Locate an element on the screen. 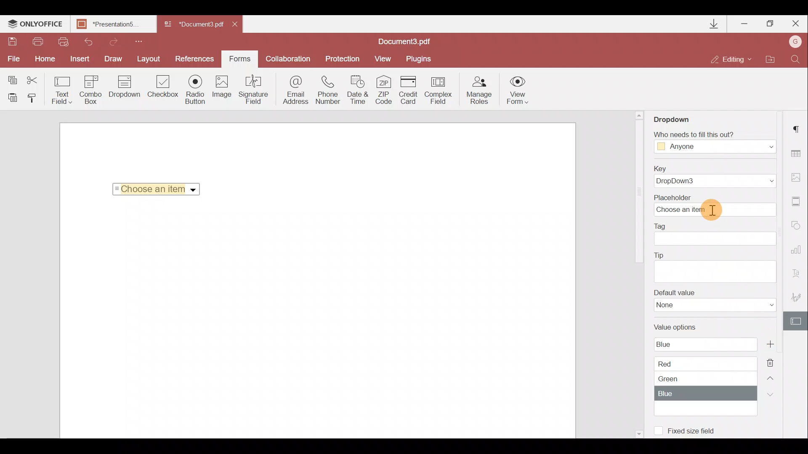  Manage roles is located at coordinates (479, 90).